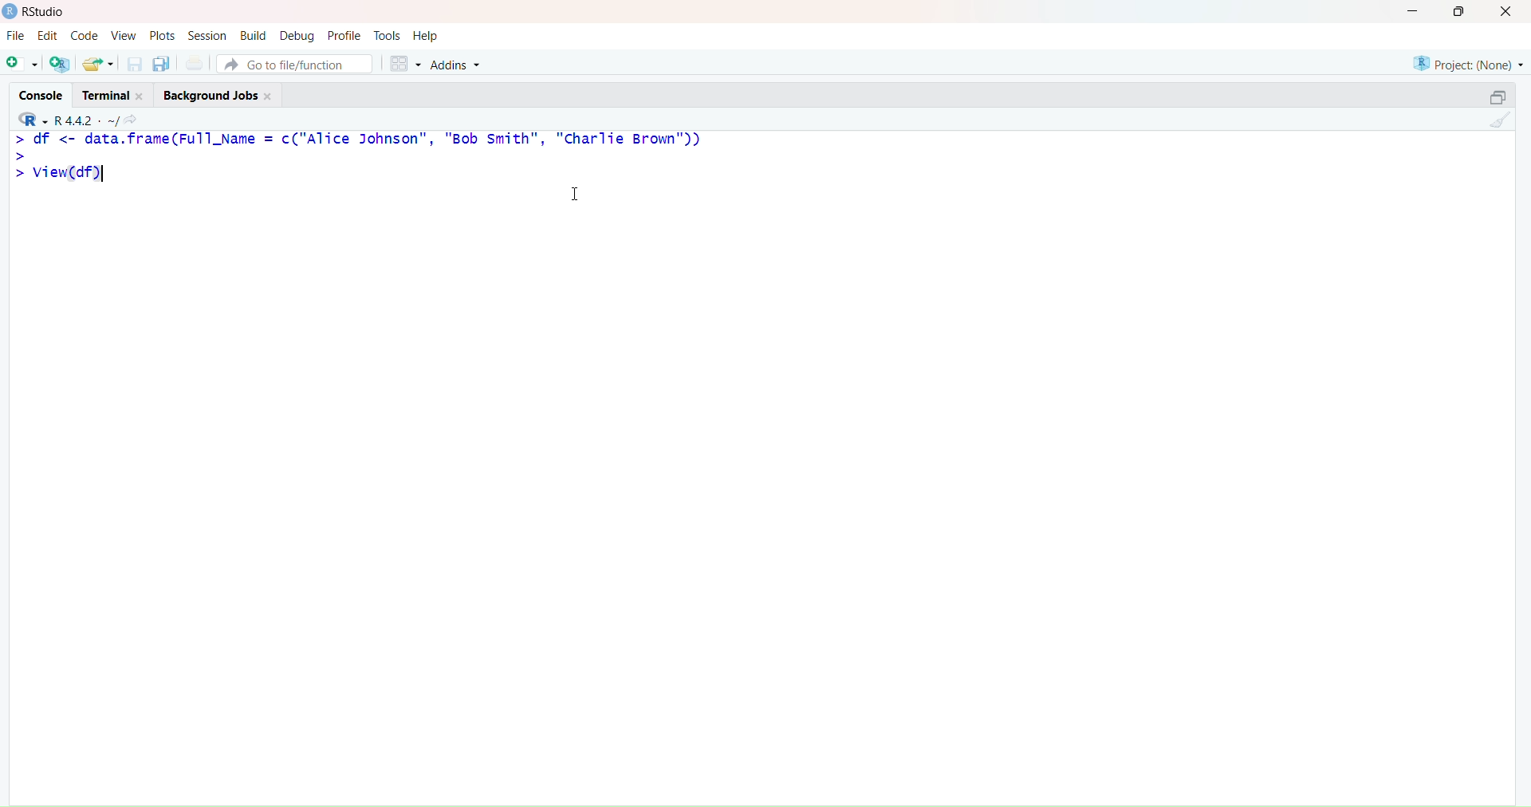 Image resolution: width=1531 pixels, height=807 pixels. Describe the element at coordinates (388, 34) in the screenshot. I see `Tools` at that location.